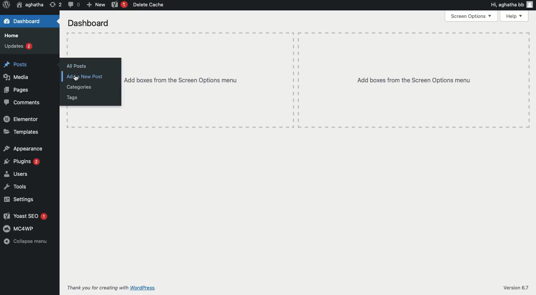  I want to click on Tags, so click(72, 98).